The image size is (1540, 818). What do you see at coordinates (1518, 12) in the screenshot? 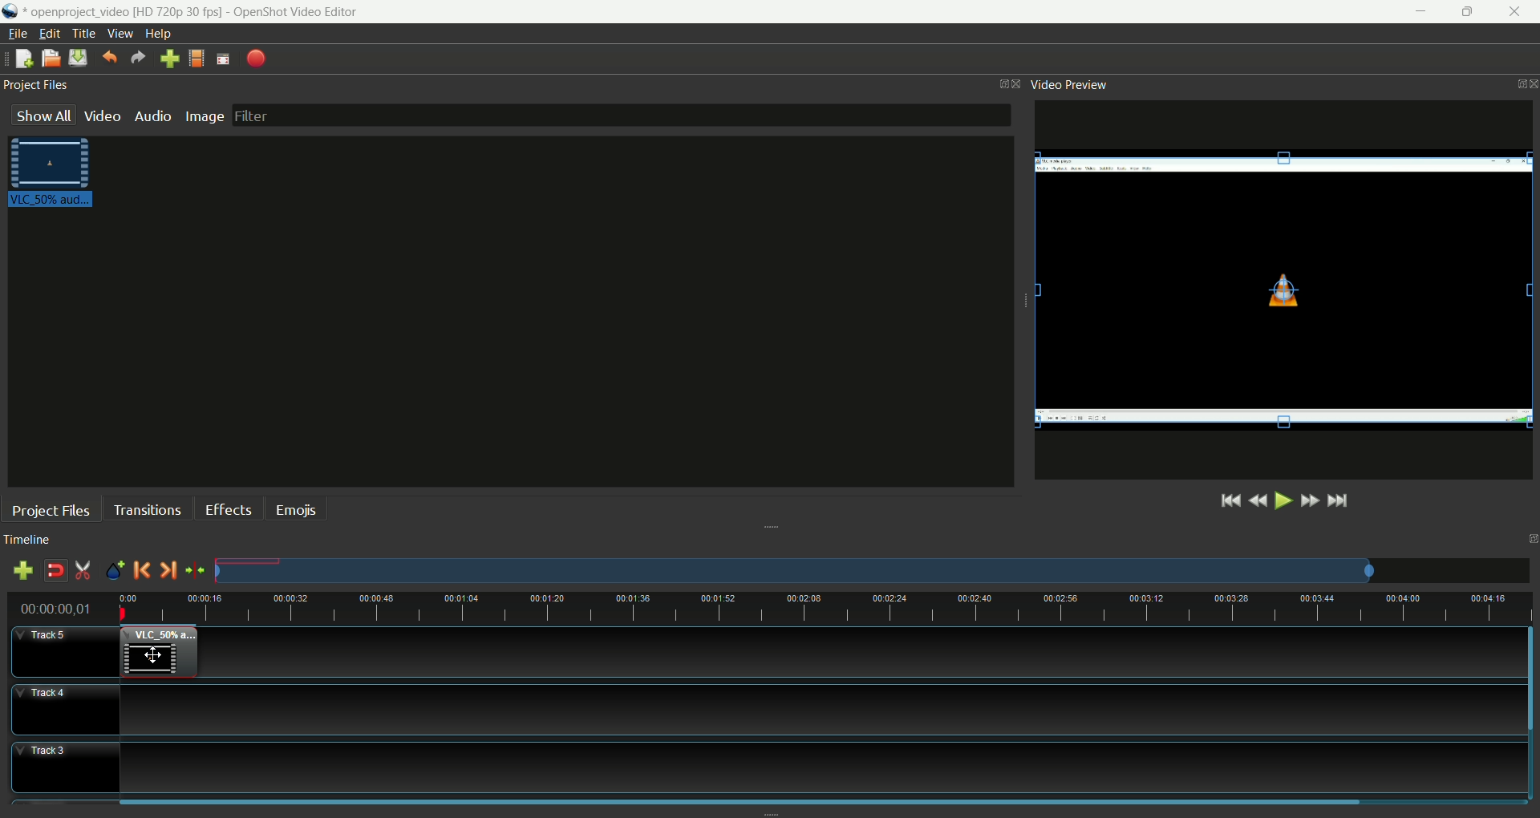
I see `close` at bounding box center [1518, 12].